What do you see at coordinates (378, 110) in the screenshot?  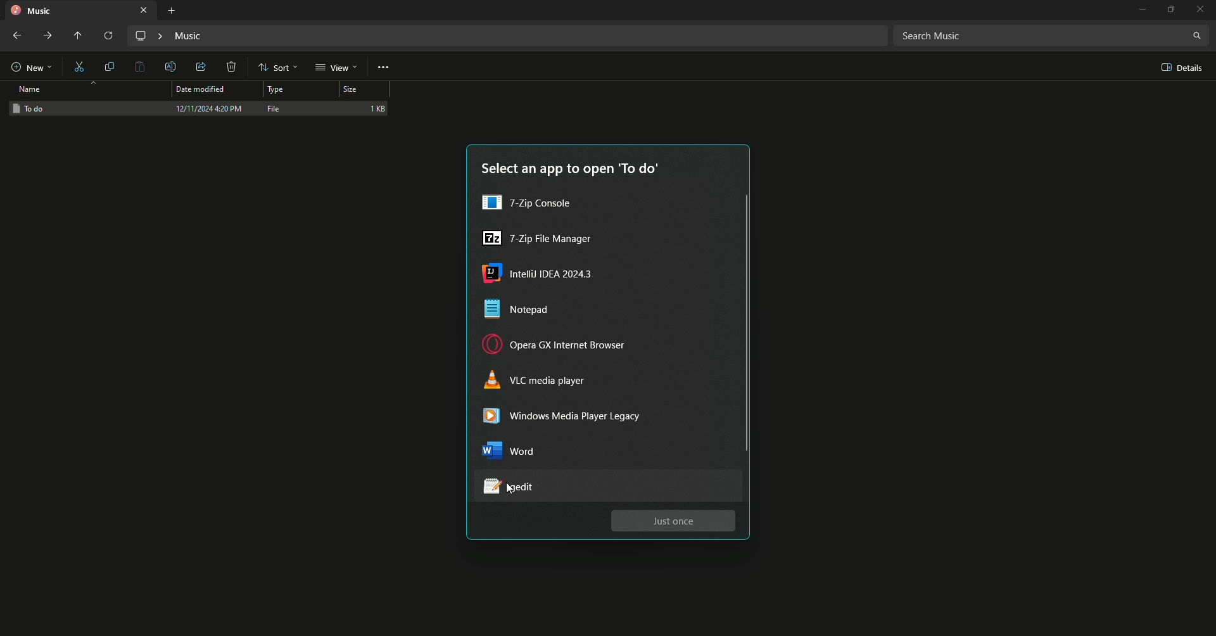 I see `1 KB` at bounding box center [378, 110].